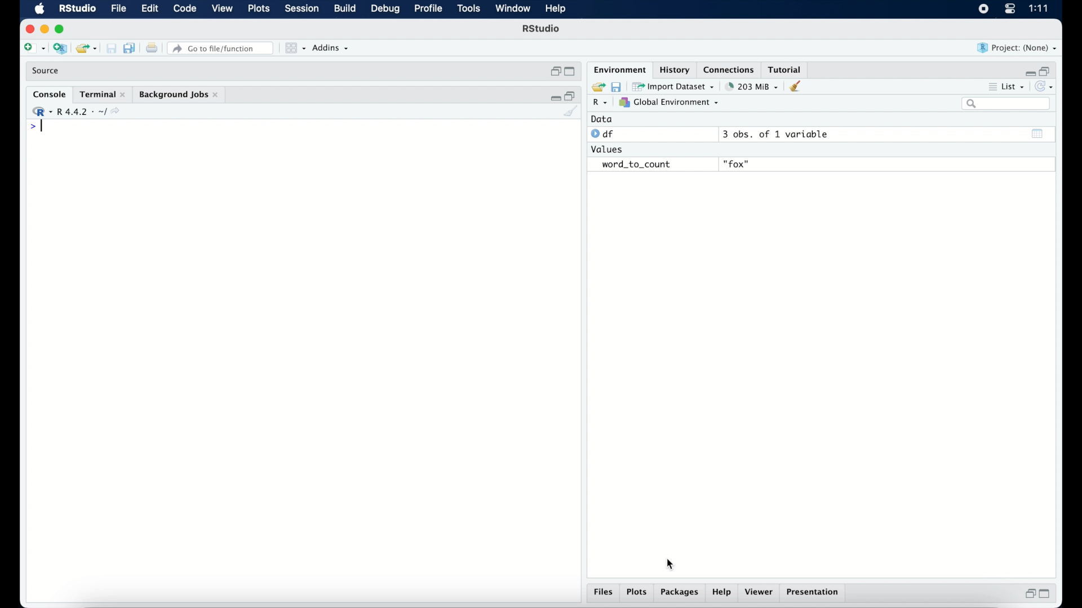 The width and height of the screenshot is (1082, 608). What do you see at coordinates (671, 564) in the screenshot?
I see `cursor` at bounding box center [671, 564].